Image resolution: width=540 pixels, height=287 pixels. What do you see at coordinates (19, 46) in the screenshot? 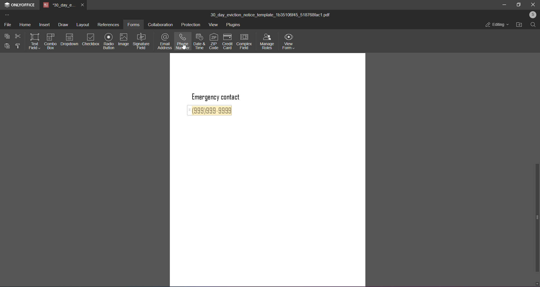
I see `format` at bounding box center [19, 46].